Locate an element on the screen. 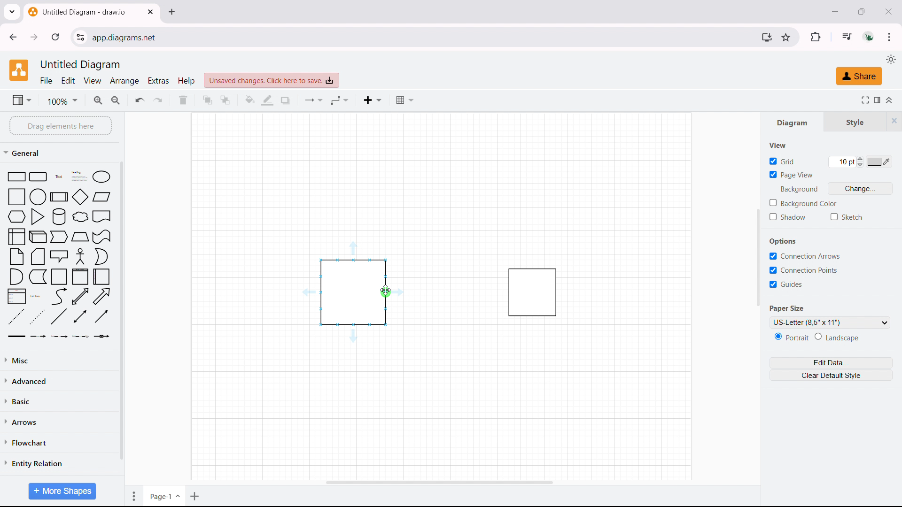 This screenshot has height=507, width=902. edit is located at coordinates (69, 81).